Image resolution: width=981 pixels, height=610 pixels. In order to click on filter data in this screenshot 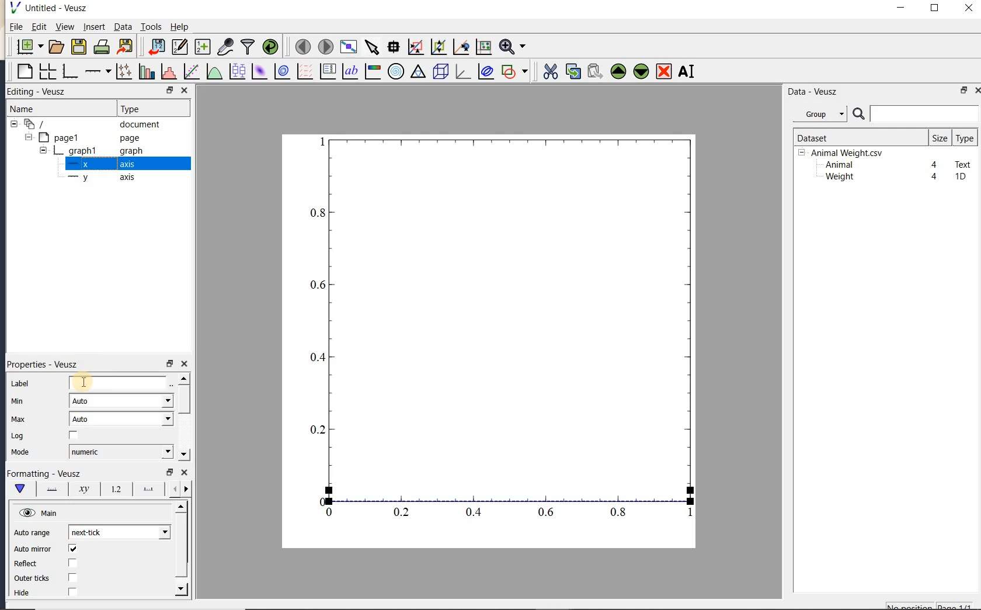, I will do `click(248, 46)`.